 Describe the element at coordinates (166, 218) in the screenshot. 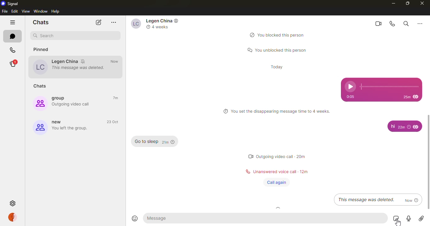

I see `message` at that location.